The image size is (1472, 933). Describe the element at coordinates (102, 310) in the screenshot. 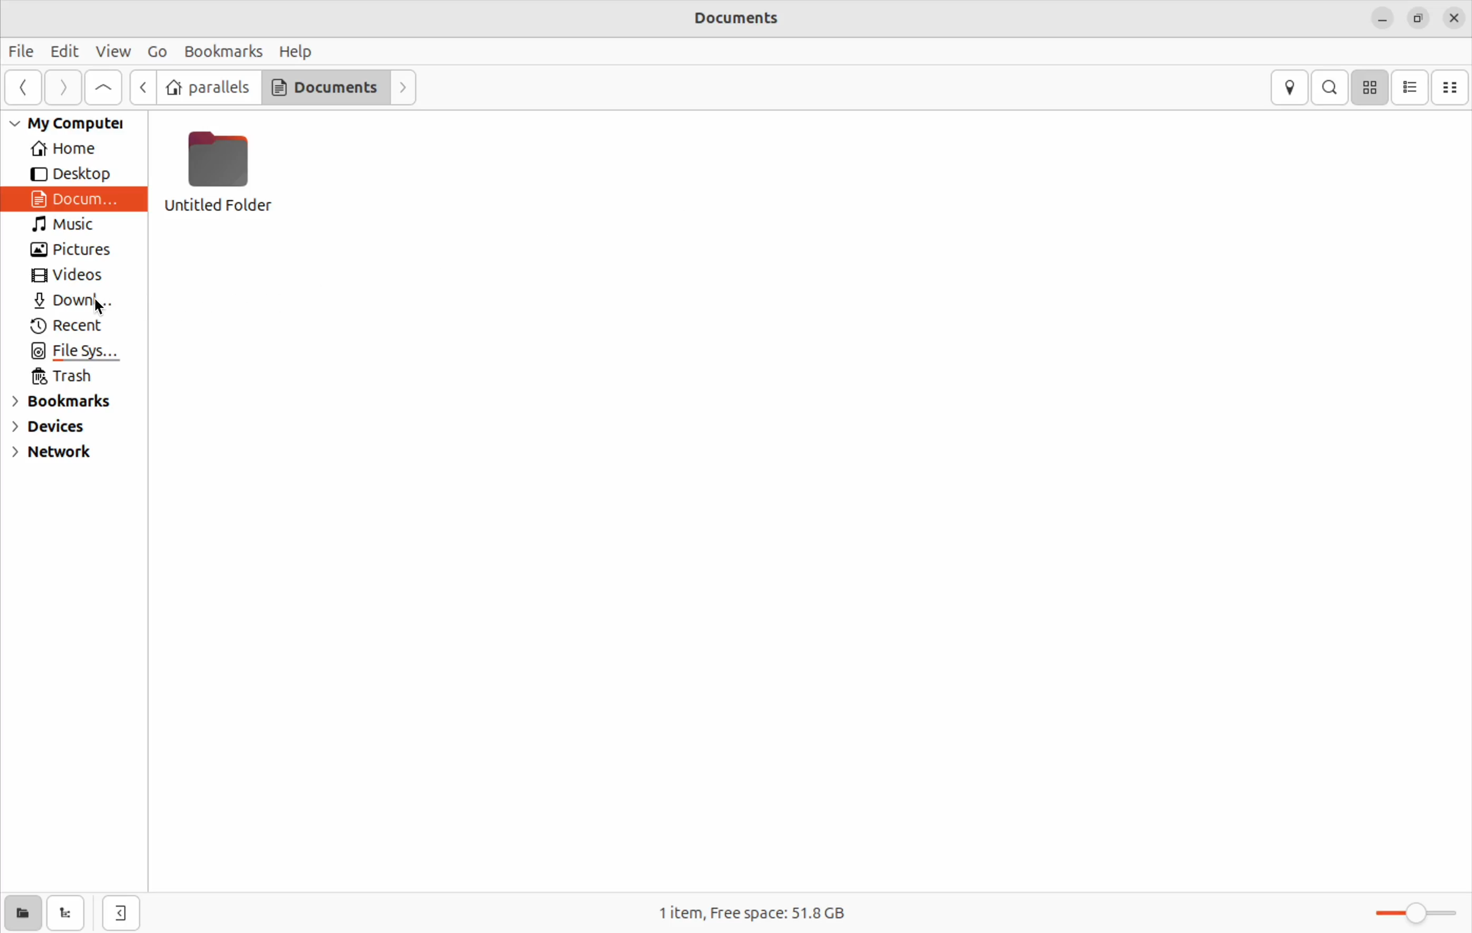

I see `cursor` at that location.